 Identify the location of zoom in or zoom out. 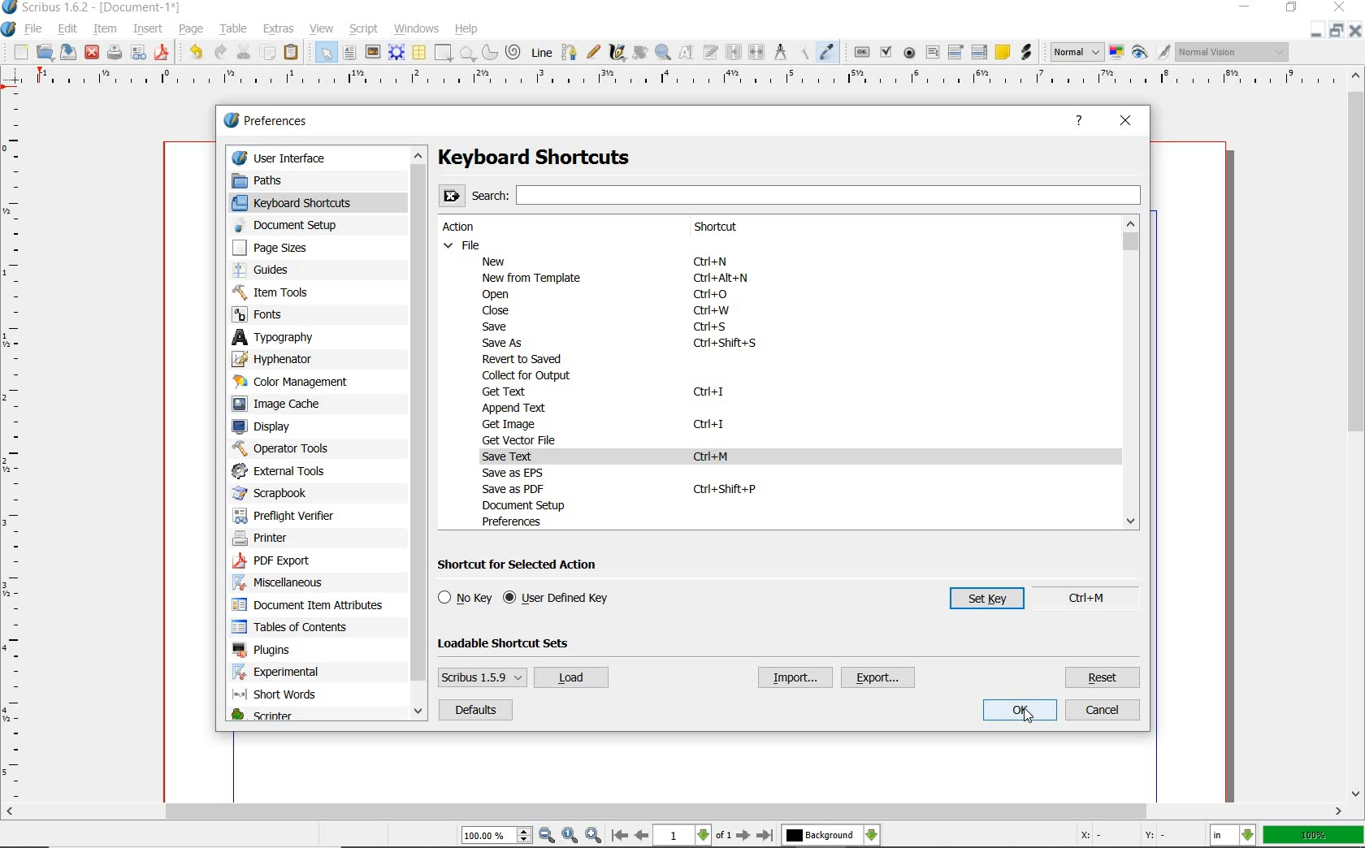
(663, 54).